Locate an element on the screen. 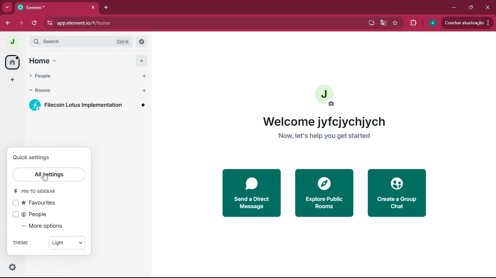 The image size is (496, 278). people is located at coordinates (43, 214).